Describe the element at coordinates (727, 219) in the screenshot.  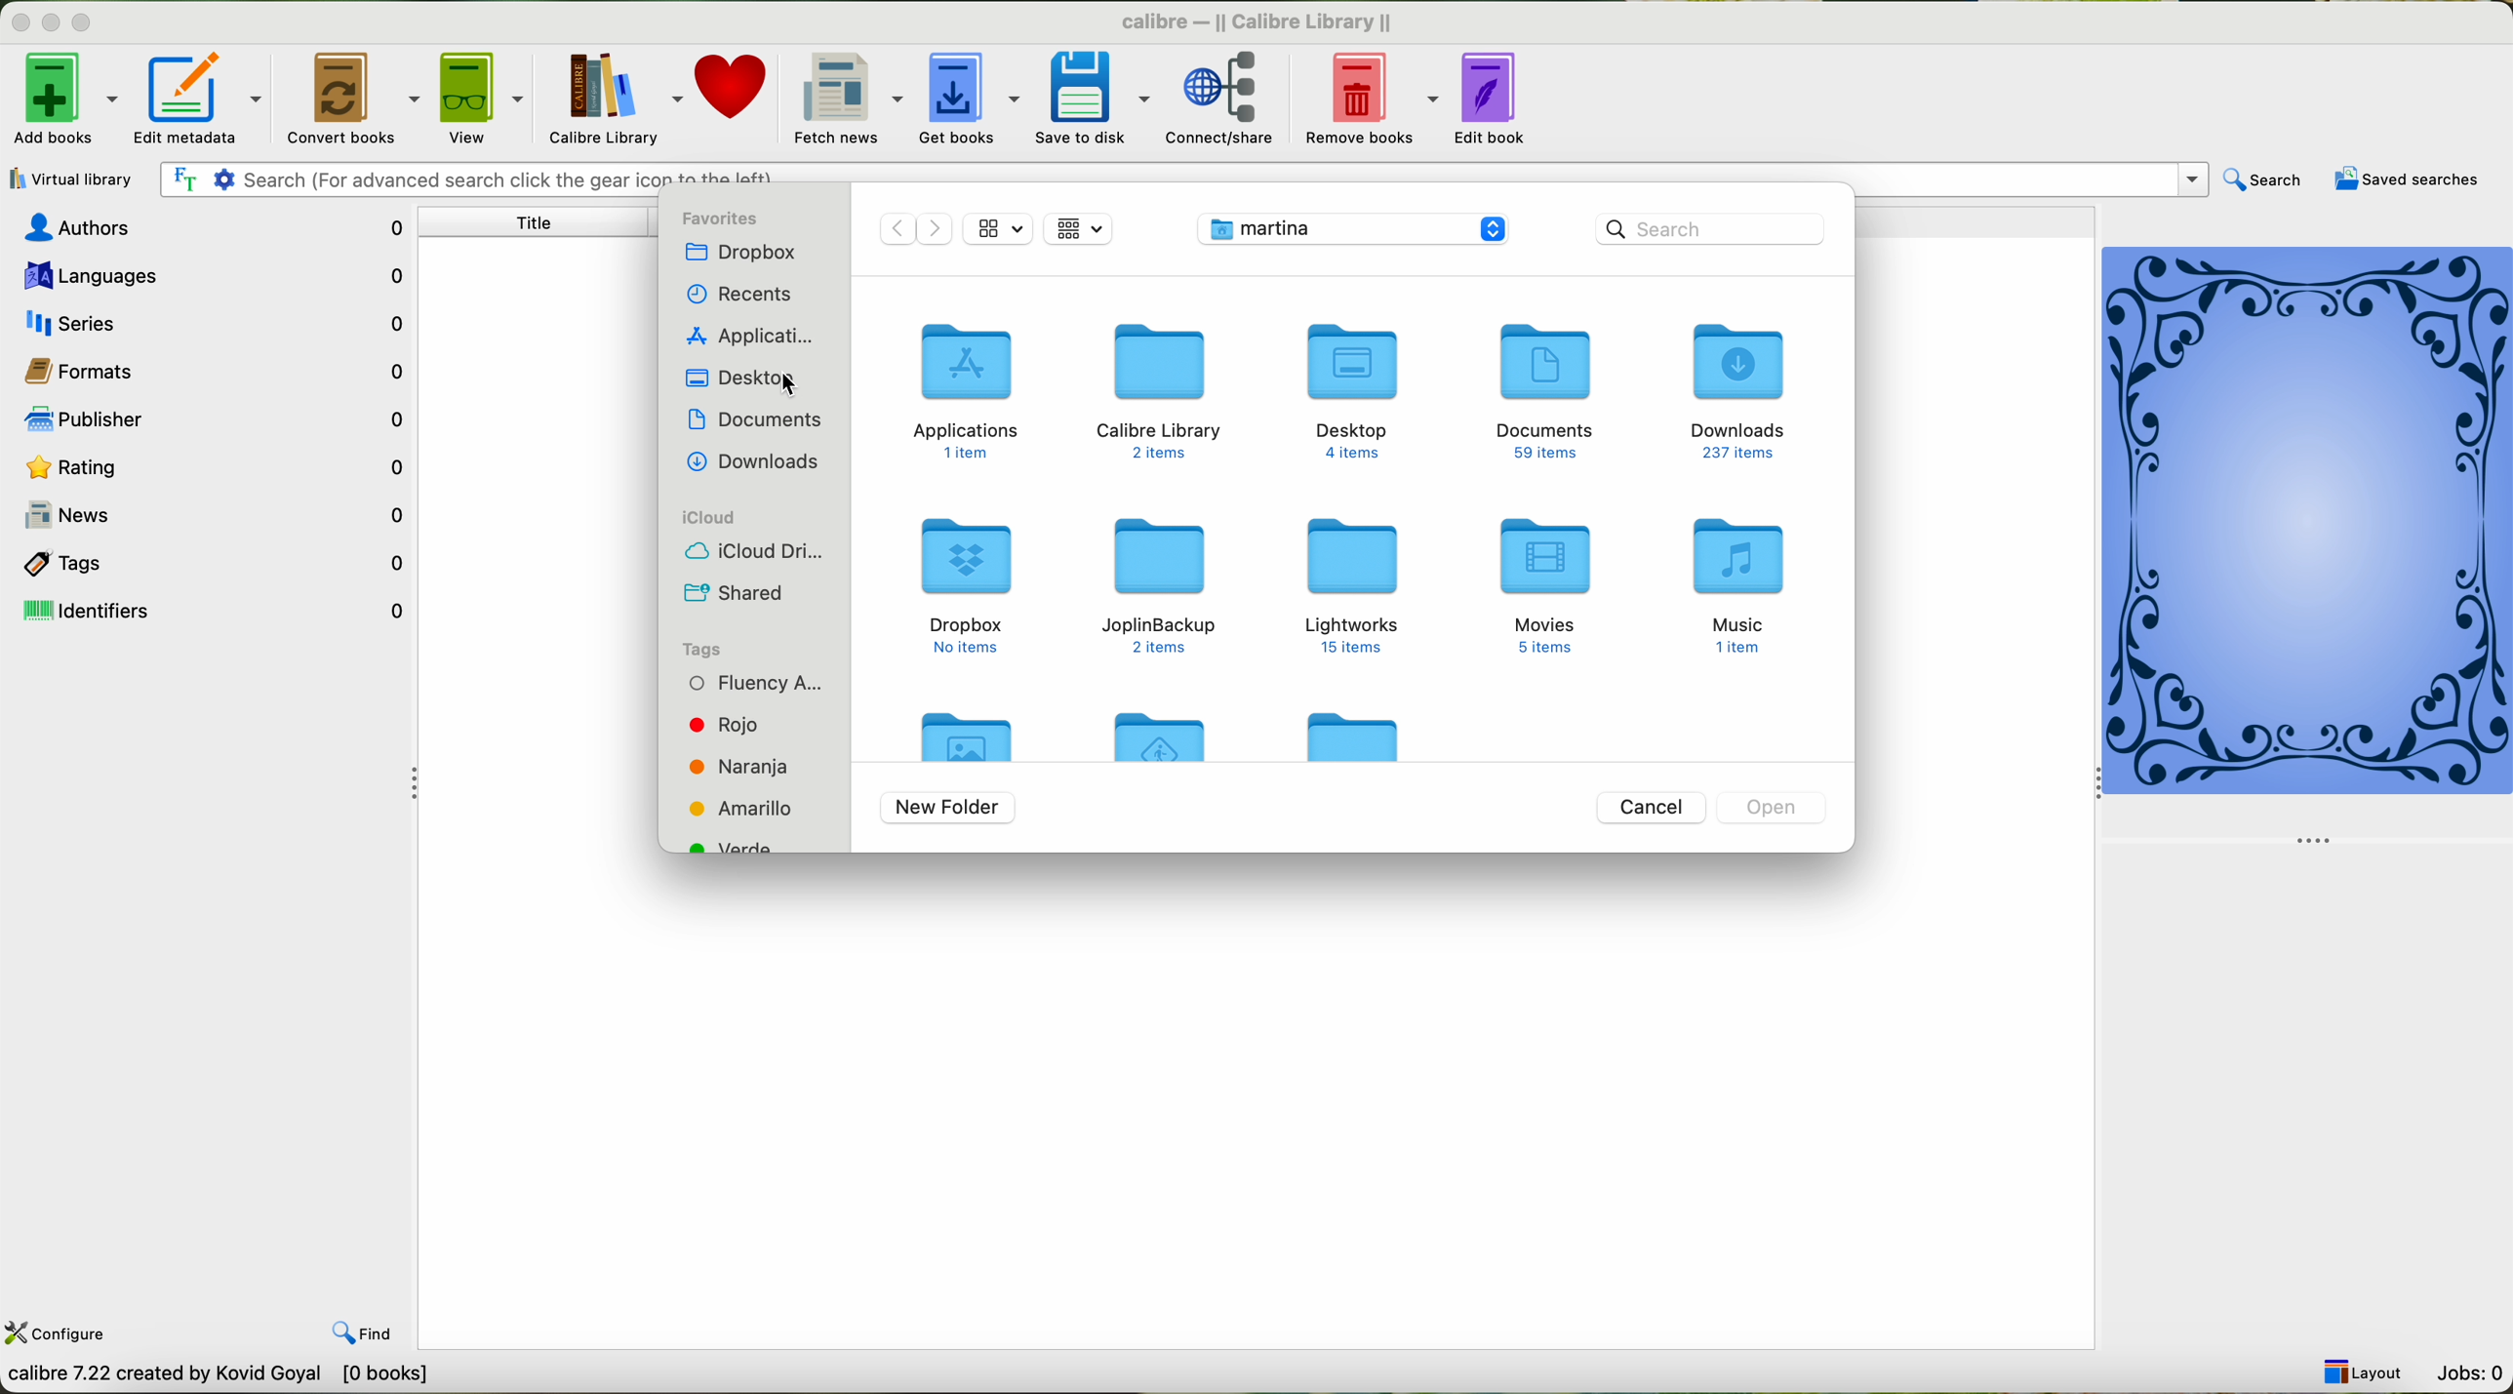
I see `favorites` at that location.